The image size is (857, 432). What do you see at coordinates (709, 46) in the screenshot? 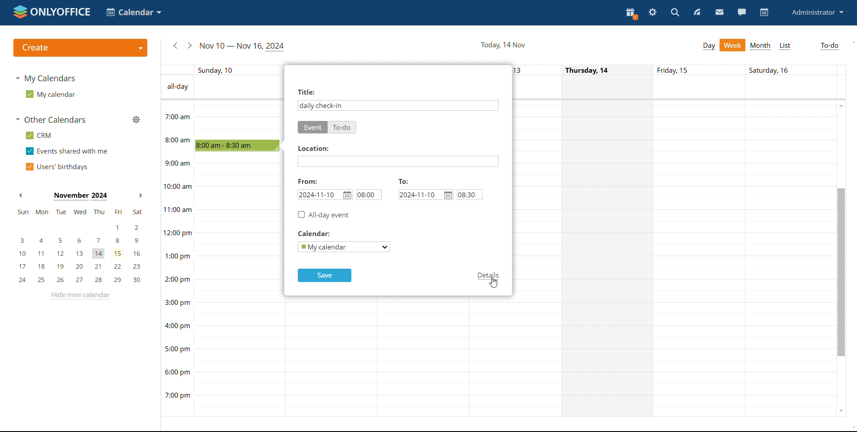
I see `day view` at bounding box center [709, 46].